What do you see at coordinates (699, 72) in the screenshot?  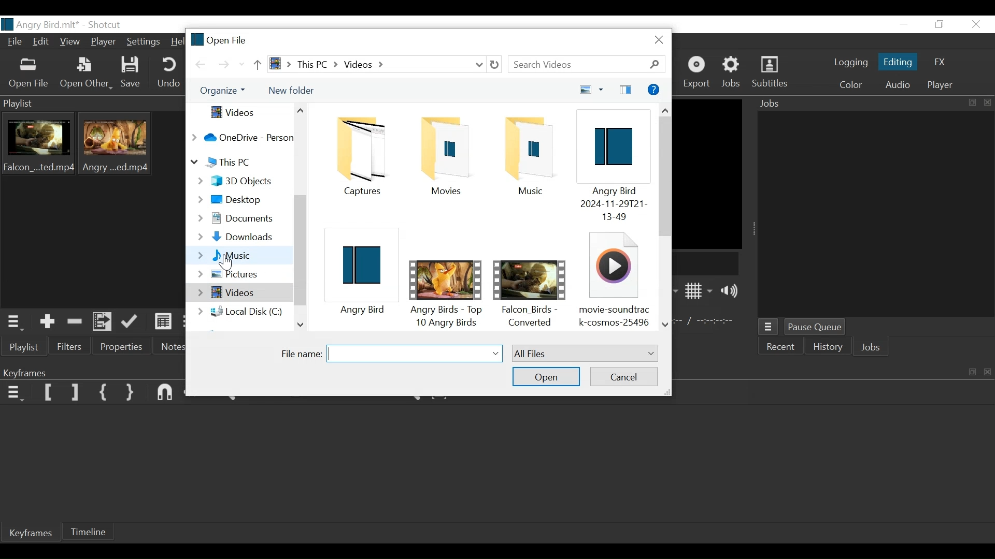 I see `Export` at bounding box center [699, 72].